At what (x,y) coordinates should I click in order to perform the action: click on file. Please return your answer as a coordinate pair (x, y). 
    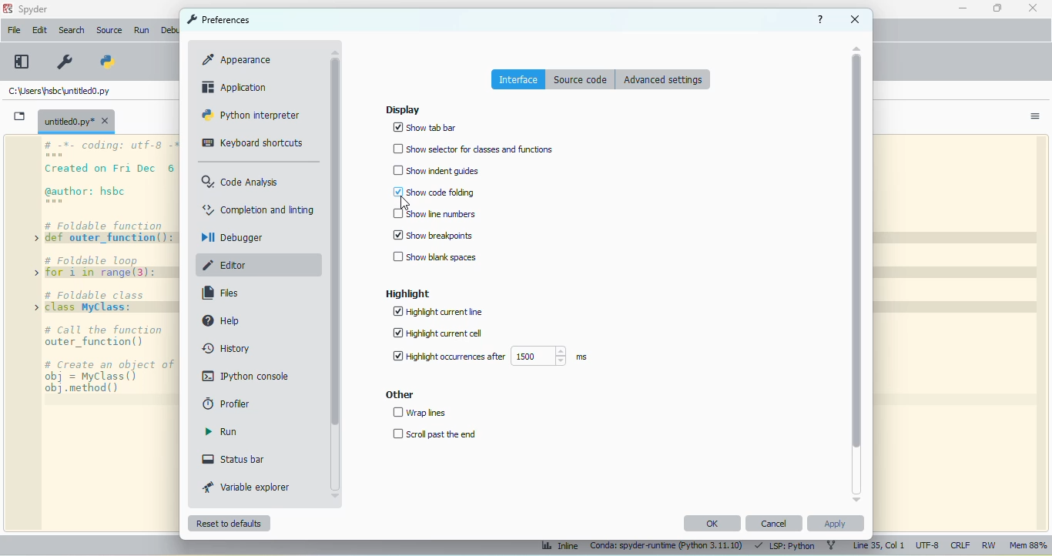
    Looking at the image, I should click on (13, 29).